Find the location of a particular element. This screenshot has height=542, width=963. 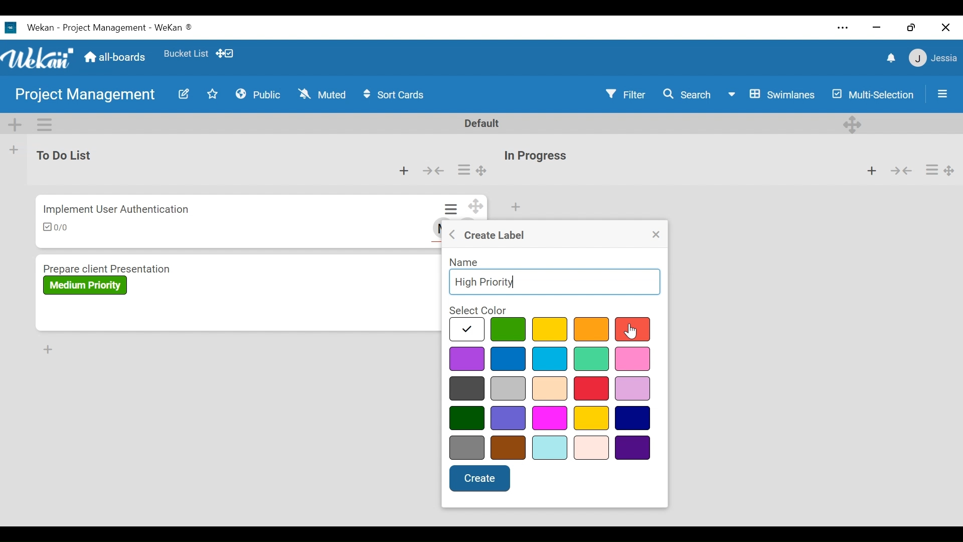

Collapse is located at coordinates (433, 172).